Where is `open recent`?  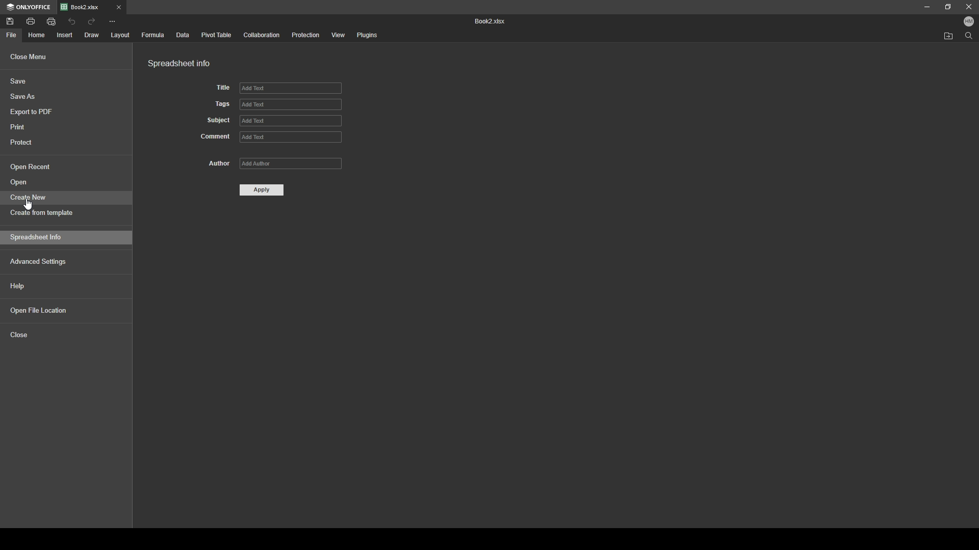 open recent is located at coordinates (62, 167).